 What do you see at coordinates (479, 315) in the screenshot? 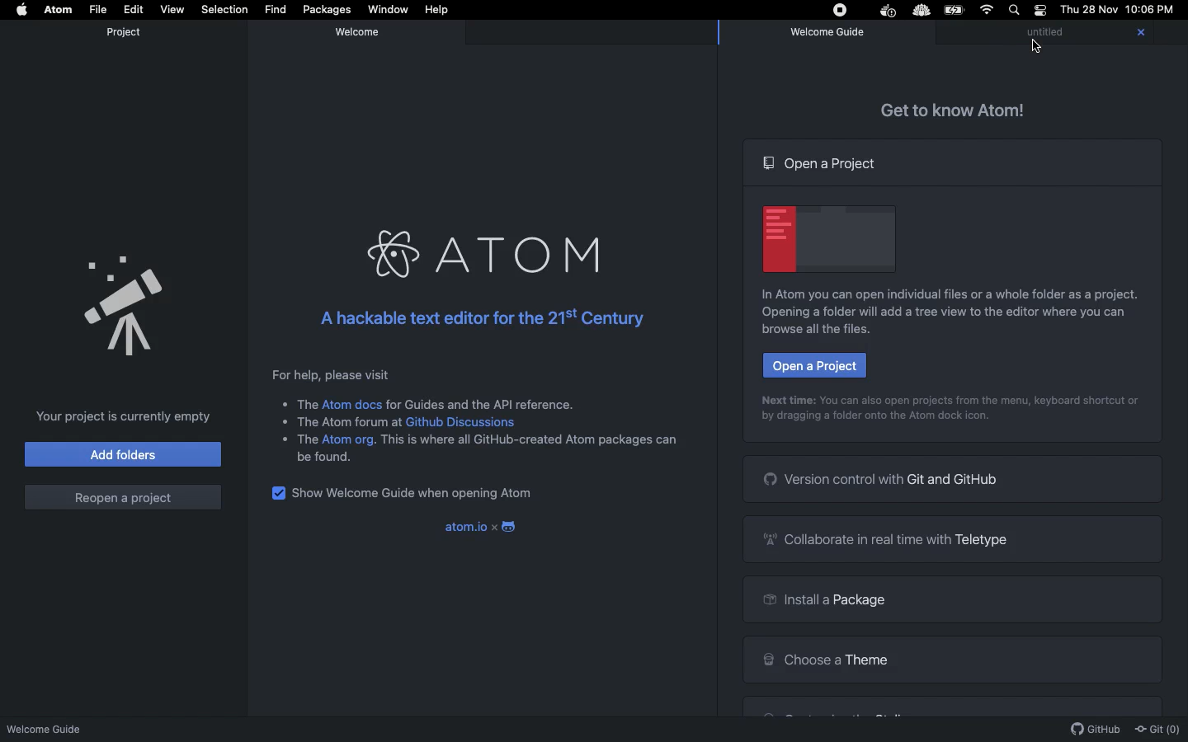
I see `Hackable text editor` at bounding box center [479, 315].